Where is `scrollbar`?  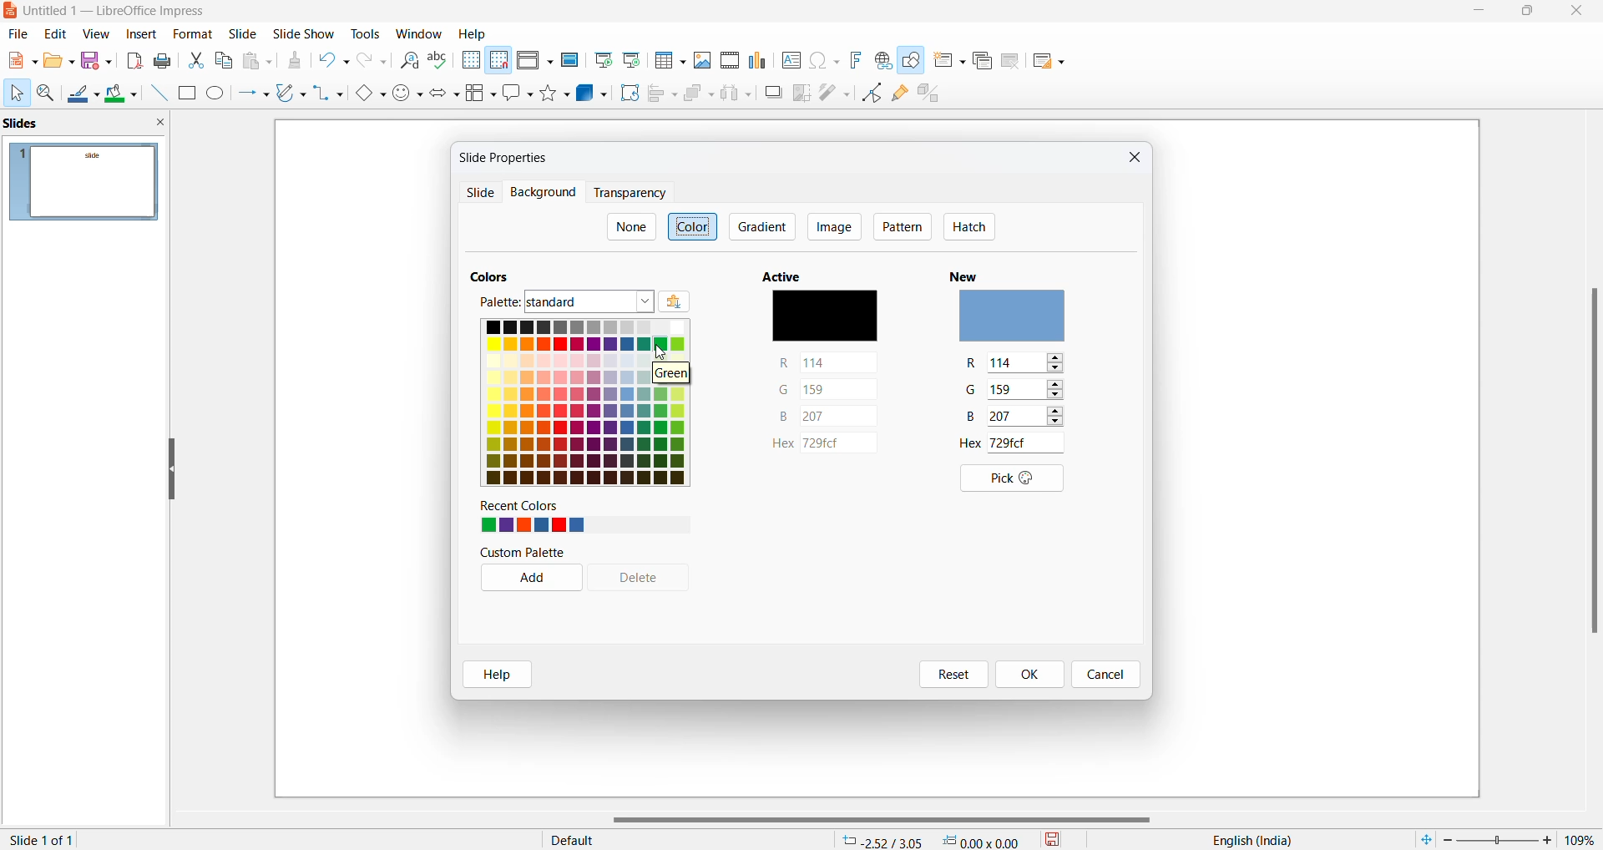 scrollbar is located at coordinates (890, 820).